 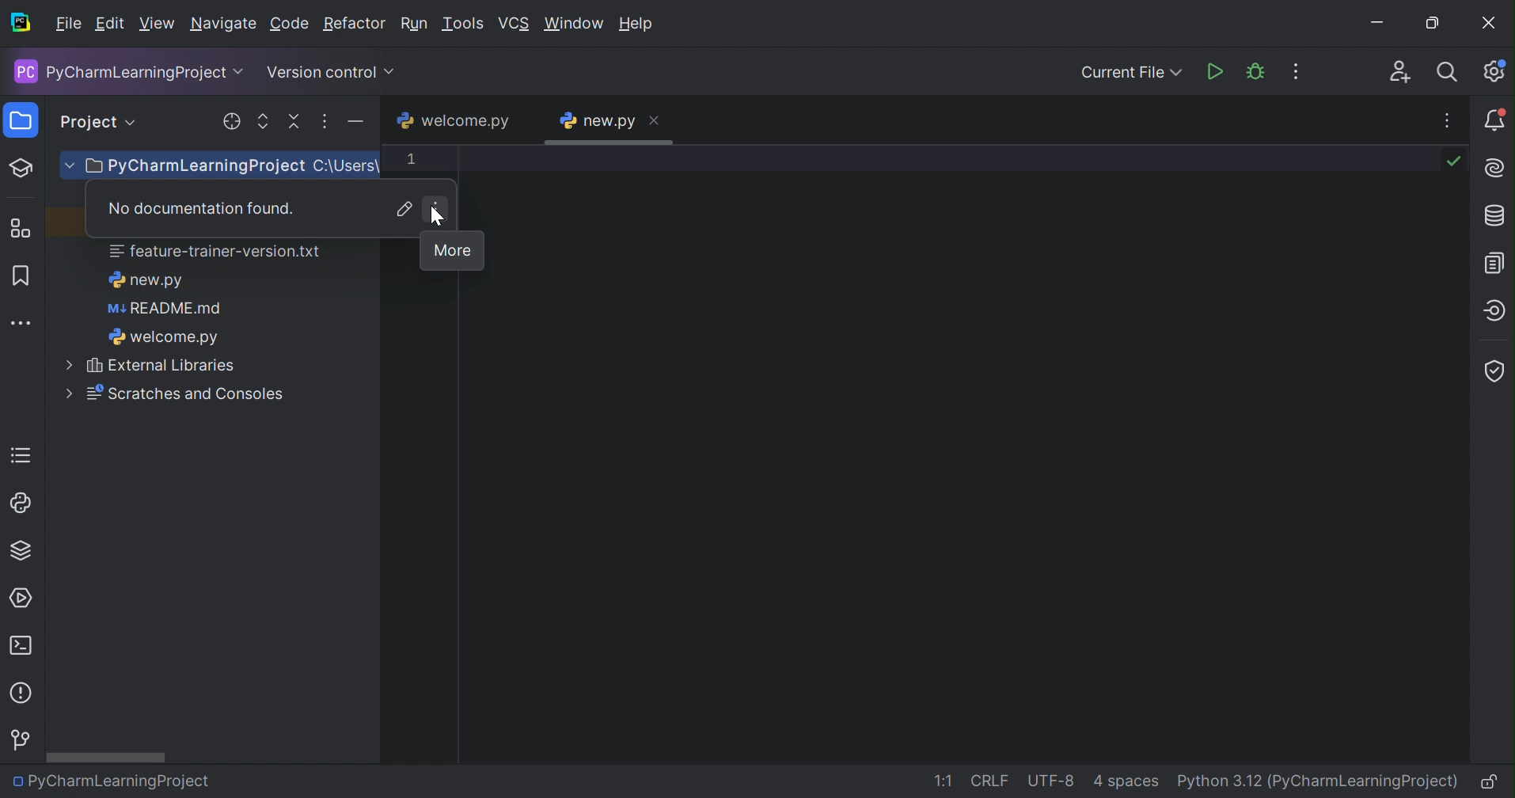 I want to click on work space, so click(x=960, y=454).